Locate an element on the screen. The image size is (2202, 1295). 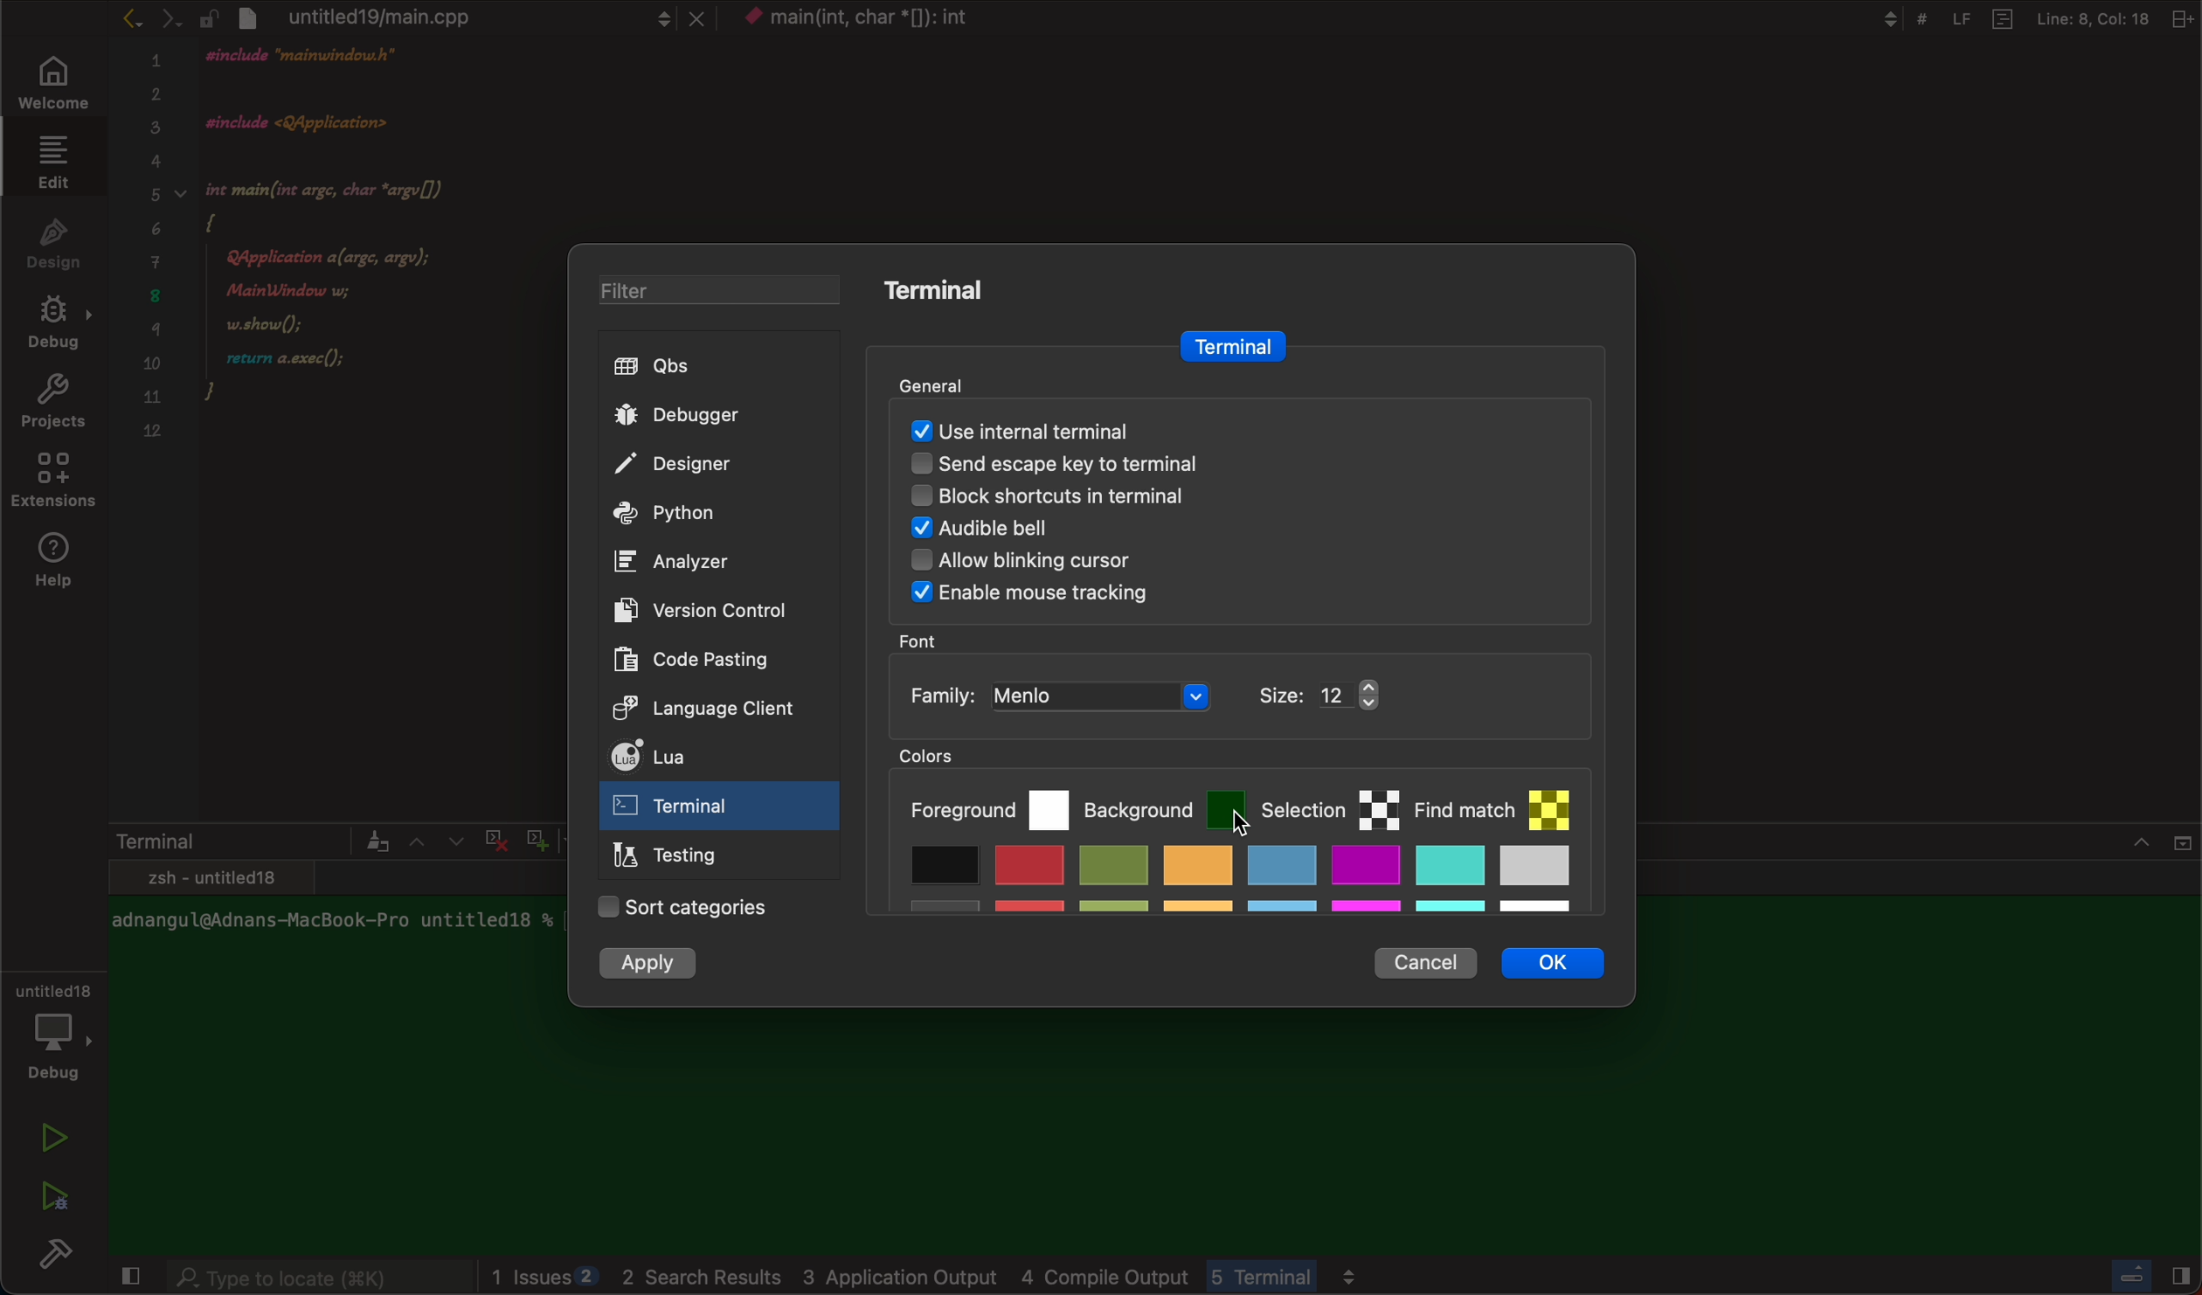
file name is located at coordinates (887, 21).